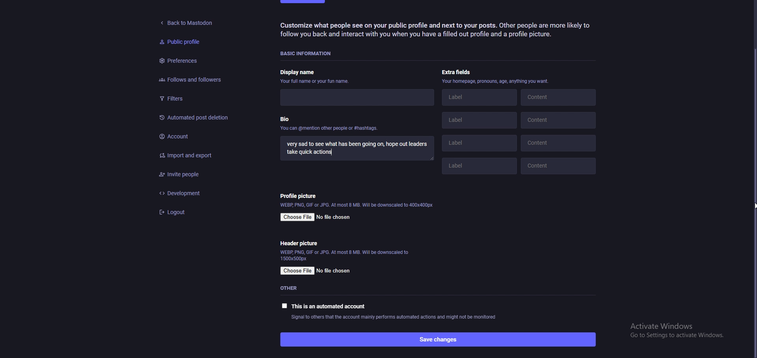  Describe the element at coordinates (752, 201) in the screenshot. I see `scroll bar` at that location.